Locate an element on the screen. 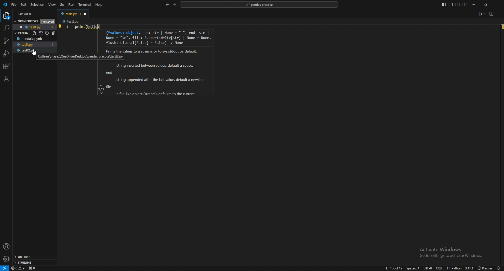  utf-8 is located at coordinates (427, 268).